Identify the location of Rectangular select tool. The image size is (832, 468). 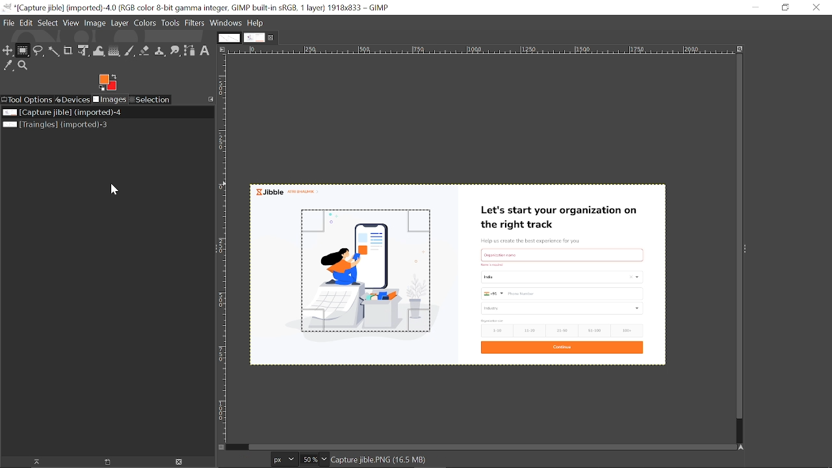
(23, 51).